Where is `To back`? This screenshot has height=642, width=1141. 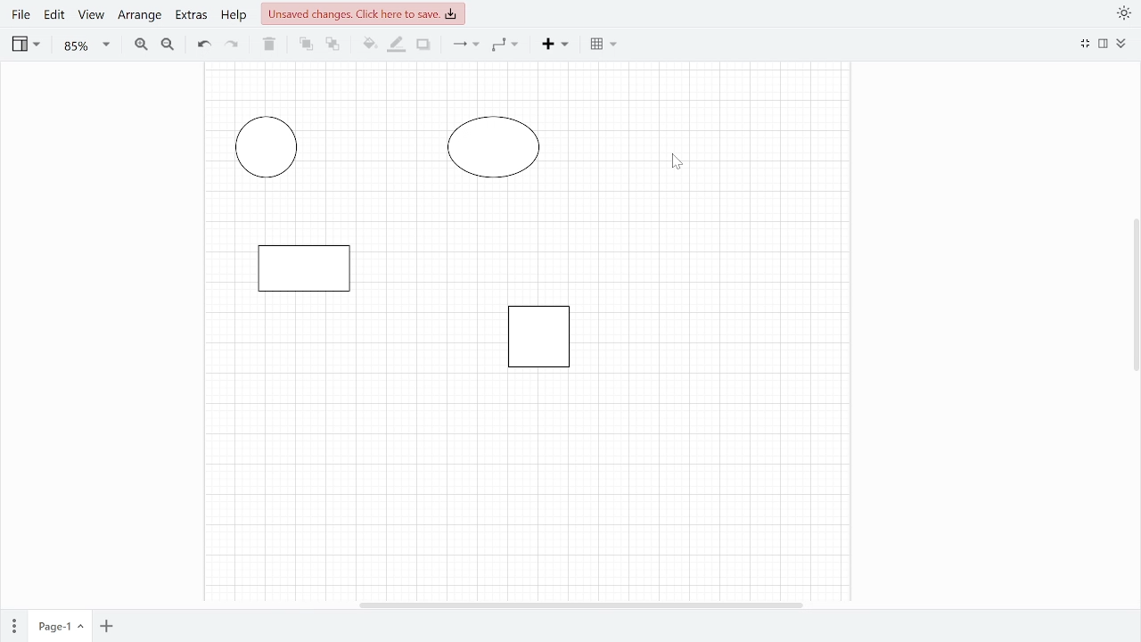
To back is located at coordinates (332, 44).